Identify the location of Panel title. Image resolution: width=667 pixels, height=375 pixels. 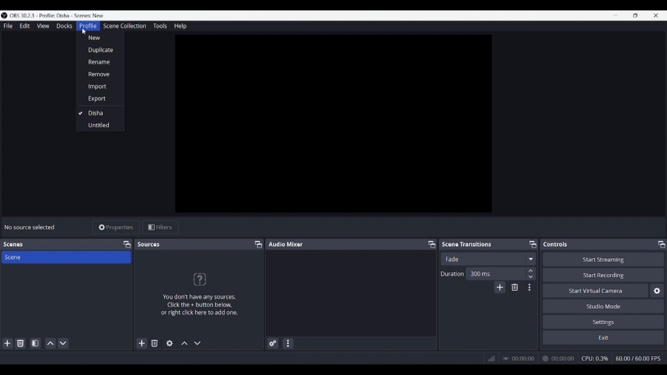
(555, 244).